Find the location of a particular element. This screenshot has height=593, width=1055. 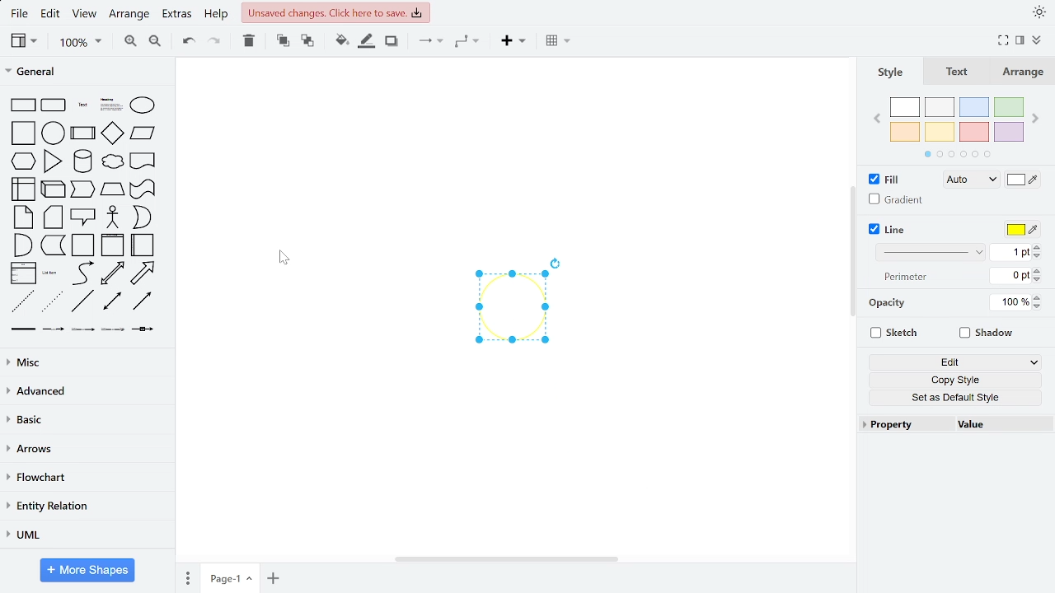

dashed line is located at coordinates (24, 301).